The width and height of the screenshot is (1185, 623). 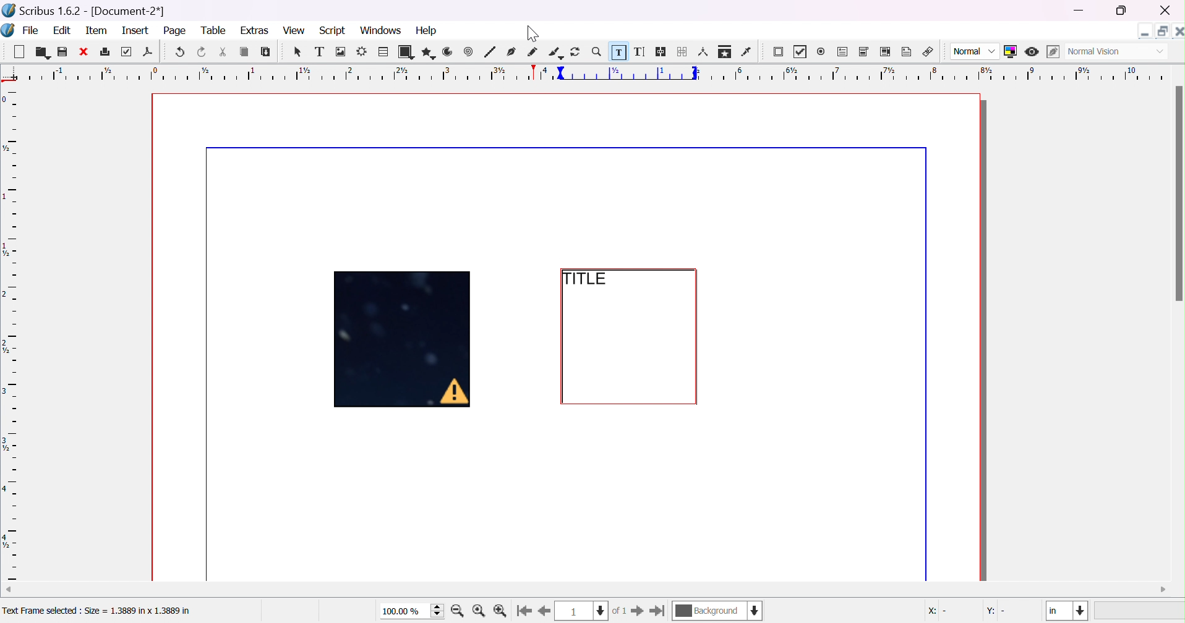 What do you see at coordinates (662, 52) in the screenshot?
I see `link text frames` at bounding box center [662, 52].